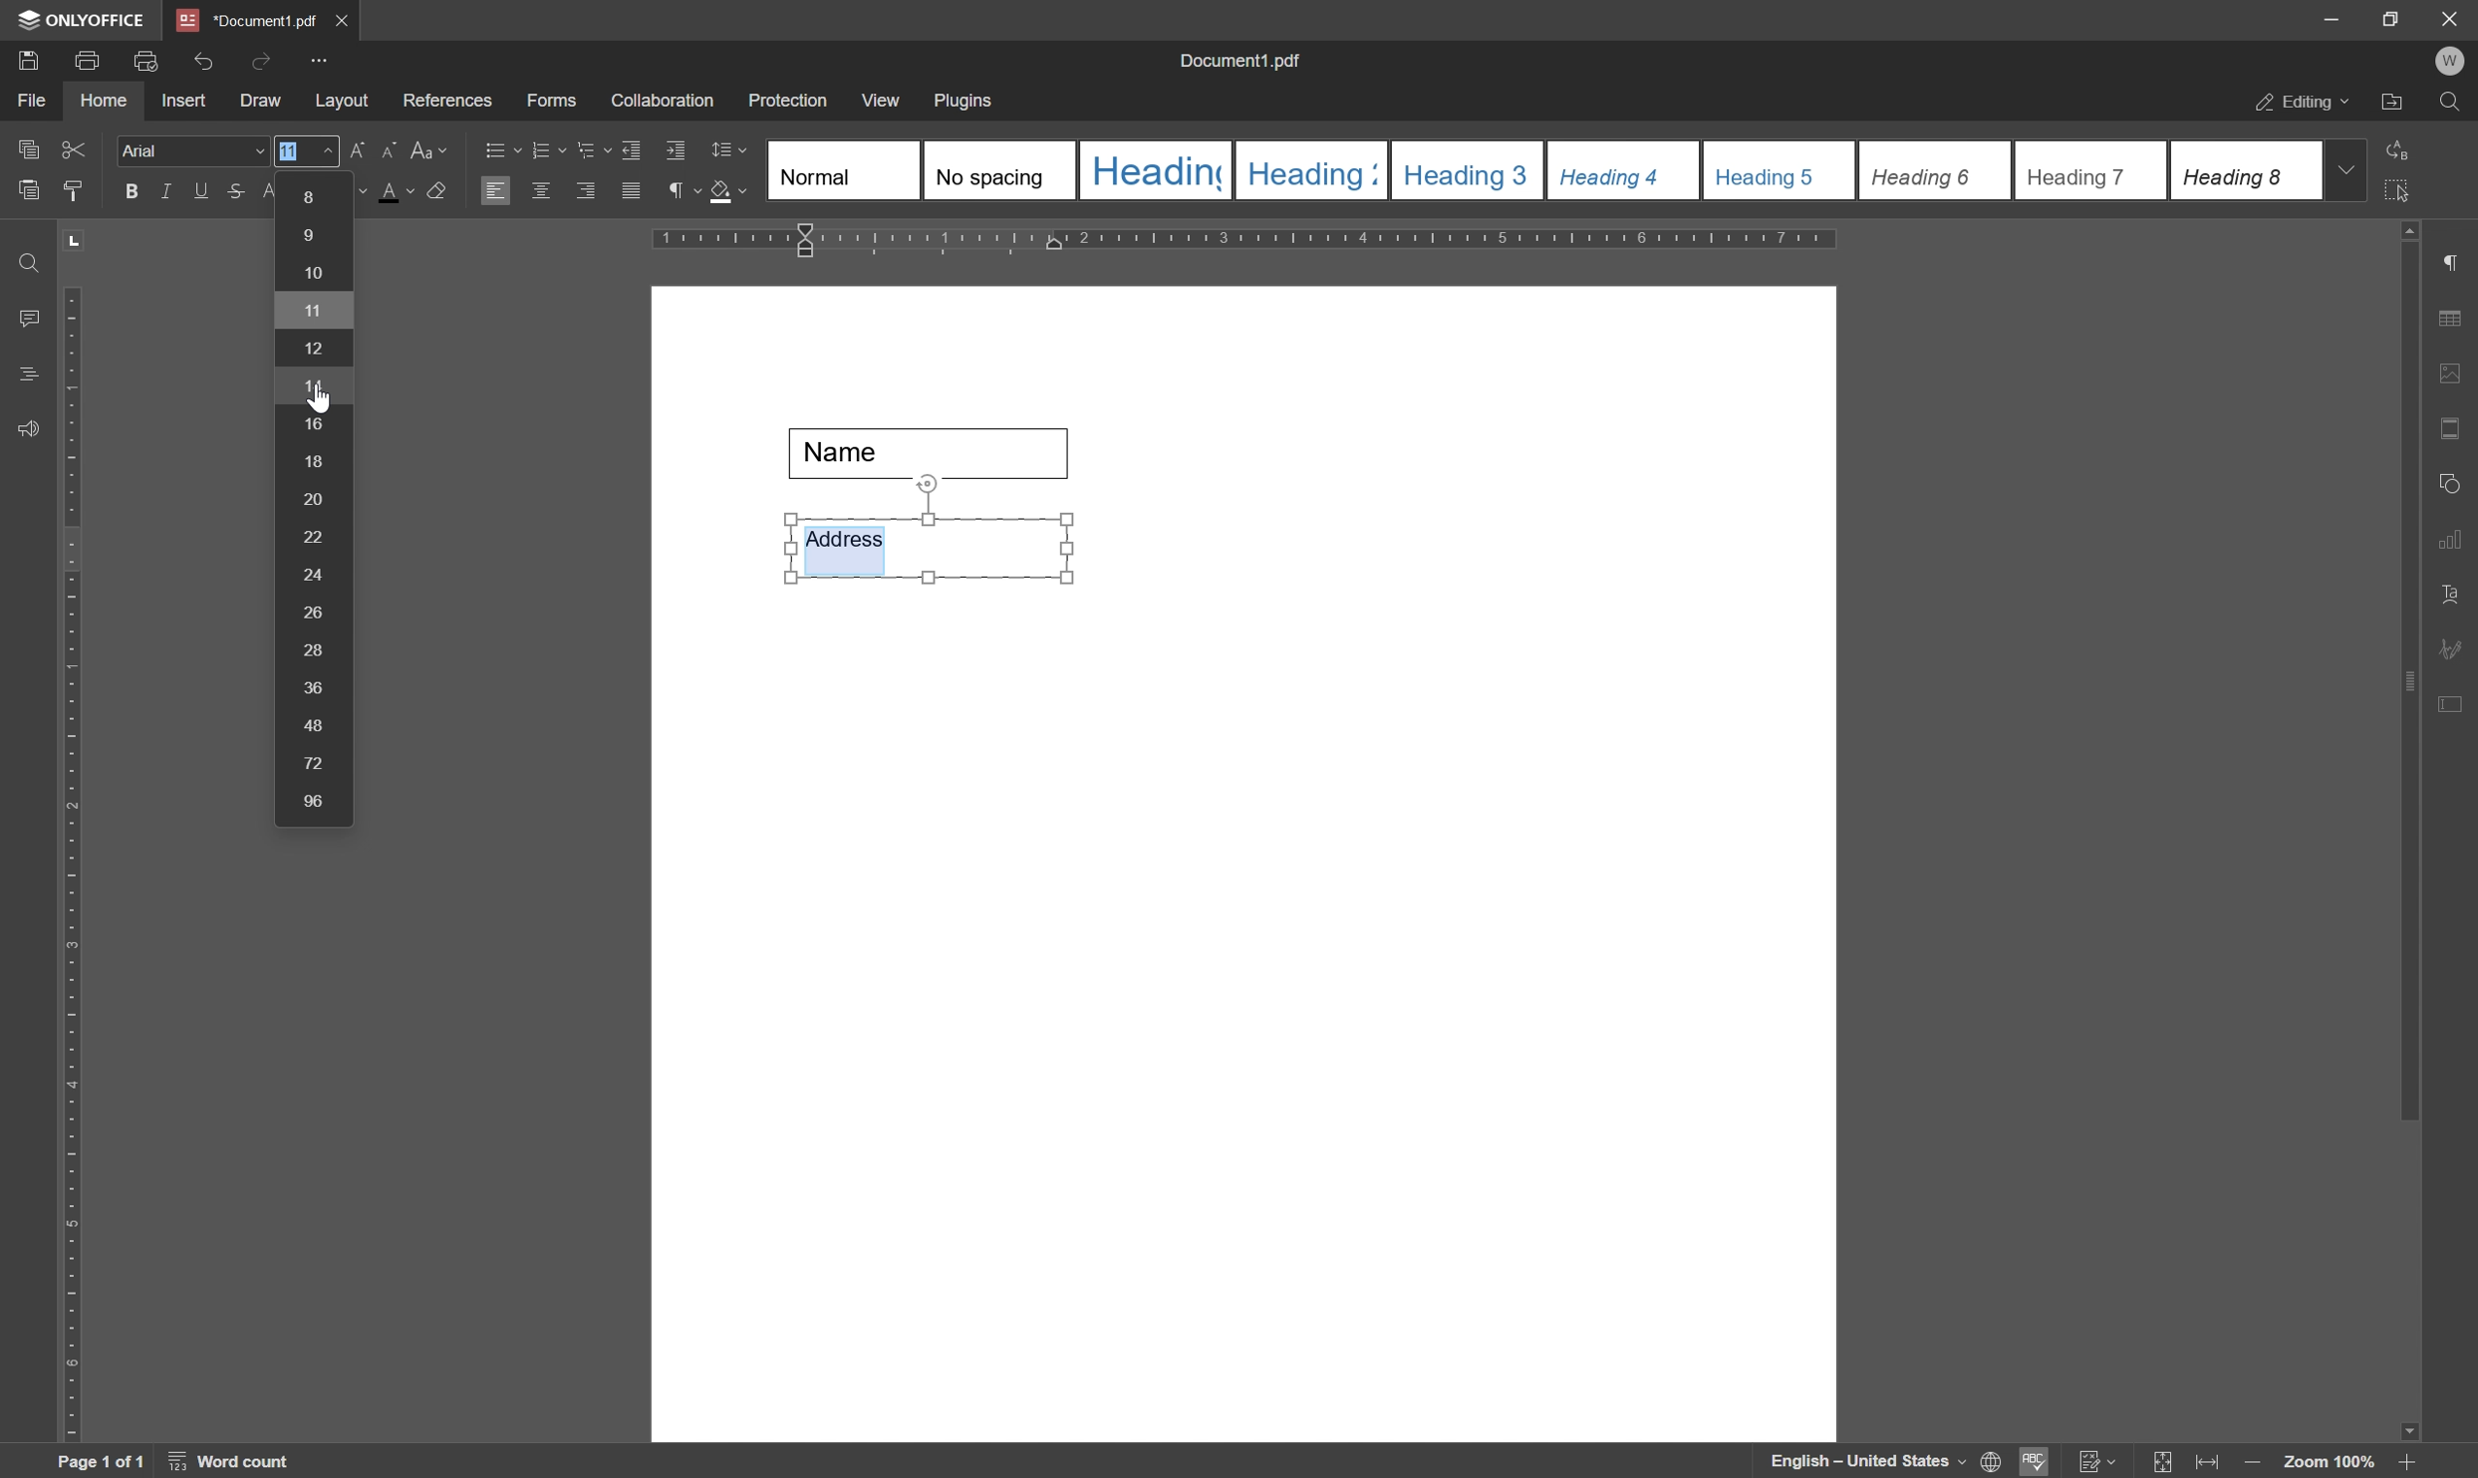 Image resolution: width=2478 pixels, height=1478 pixels. Describe the element at coordinates (1541, 169) in the screenshot. I see `Type of headings` at that location.